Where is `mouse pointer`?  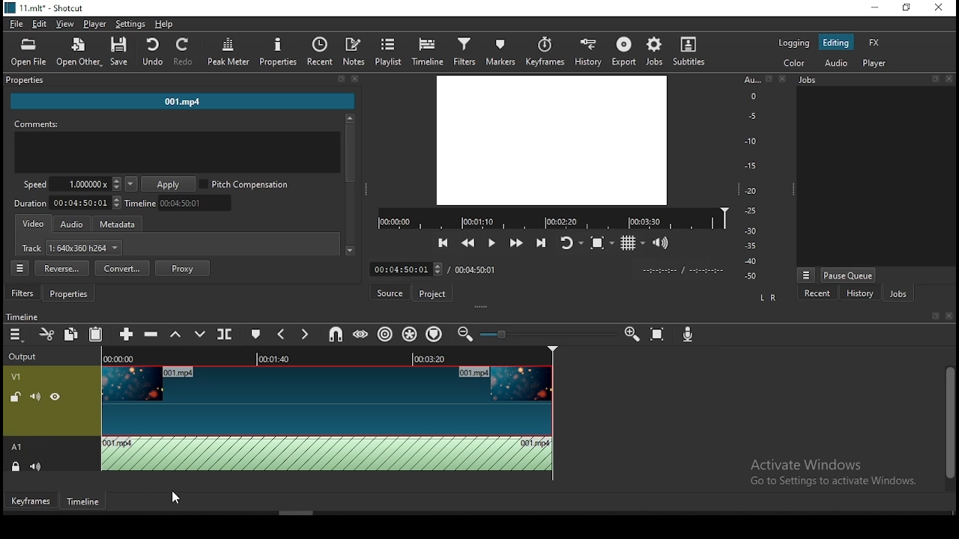
mouse pointer is located at coordinates (177, 499).